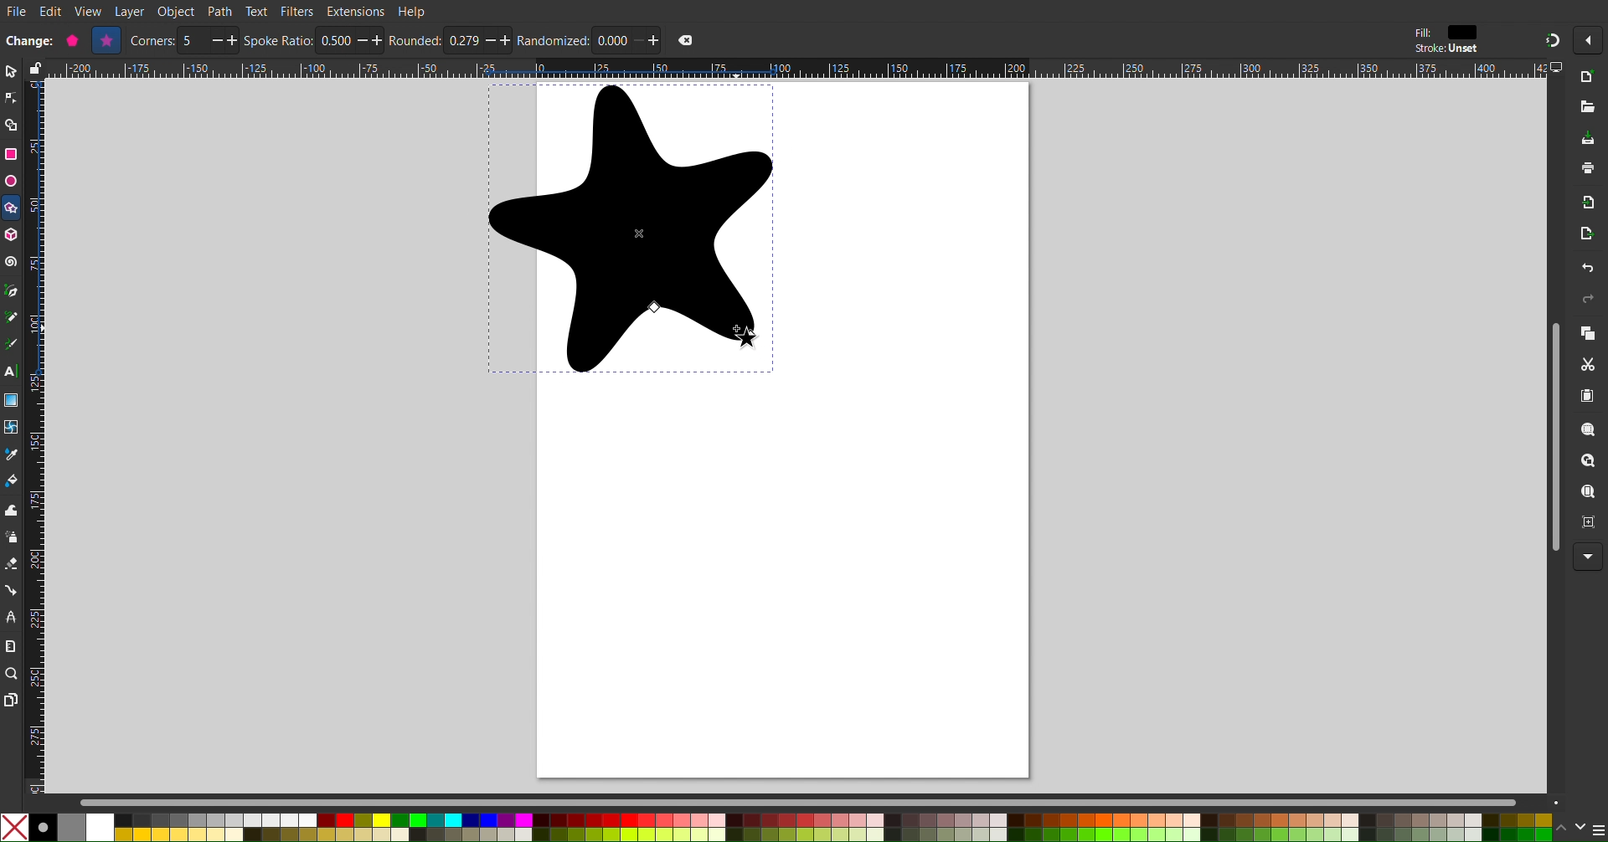 This screenshot has width=1608, height=842. What do you see at coordinates (194, 41) in the screenshot?
I see `2` at bounding box center [194, 41].